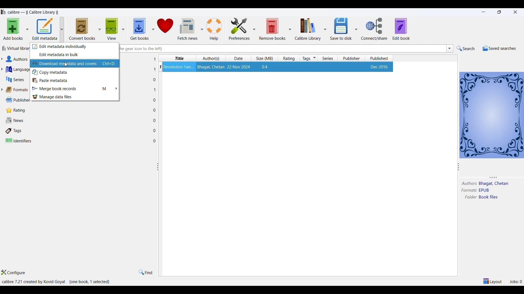 Image resolution: width=524 pixels, height=294 pixels. Describe the element at coordinates (166, 27) in the screenshot. I see `donate to calibre` at that location.